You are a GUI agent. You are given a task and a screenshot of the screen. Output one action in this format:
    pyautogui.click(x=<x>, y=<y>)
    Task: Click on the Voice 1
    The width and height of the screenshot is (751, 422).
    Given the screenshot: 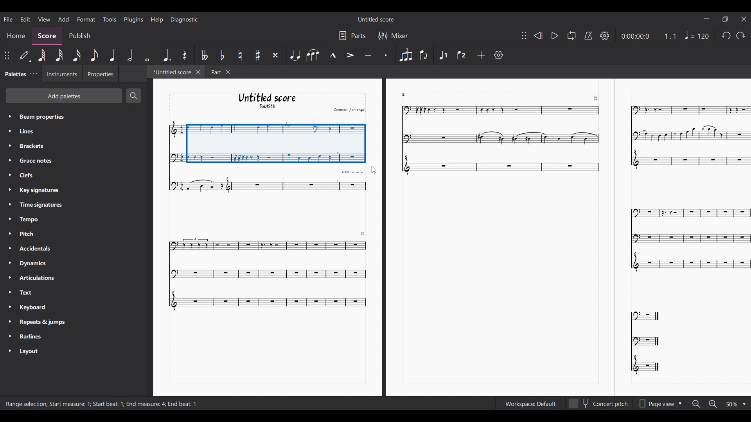 What is the action you would take?
    pyautogui.click(x=443, y=54)
    